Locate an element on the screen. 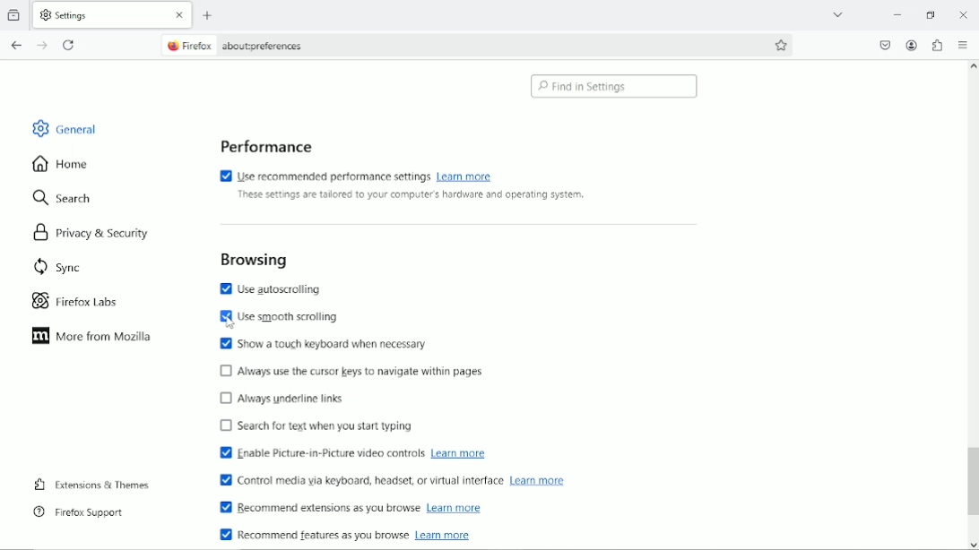 This screenshot has height=550, width=979. home is located at coordinates (61, 163).